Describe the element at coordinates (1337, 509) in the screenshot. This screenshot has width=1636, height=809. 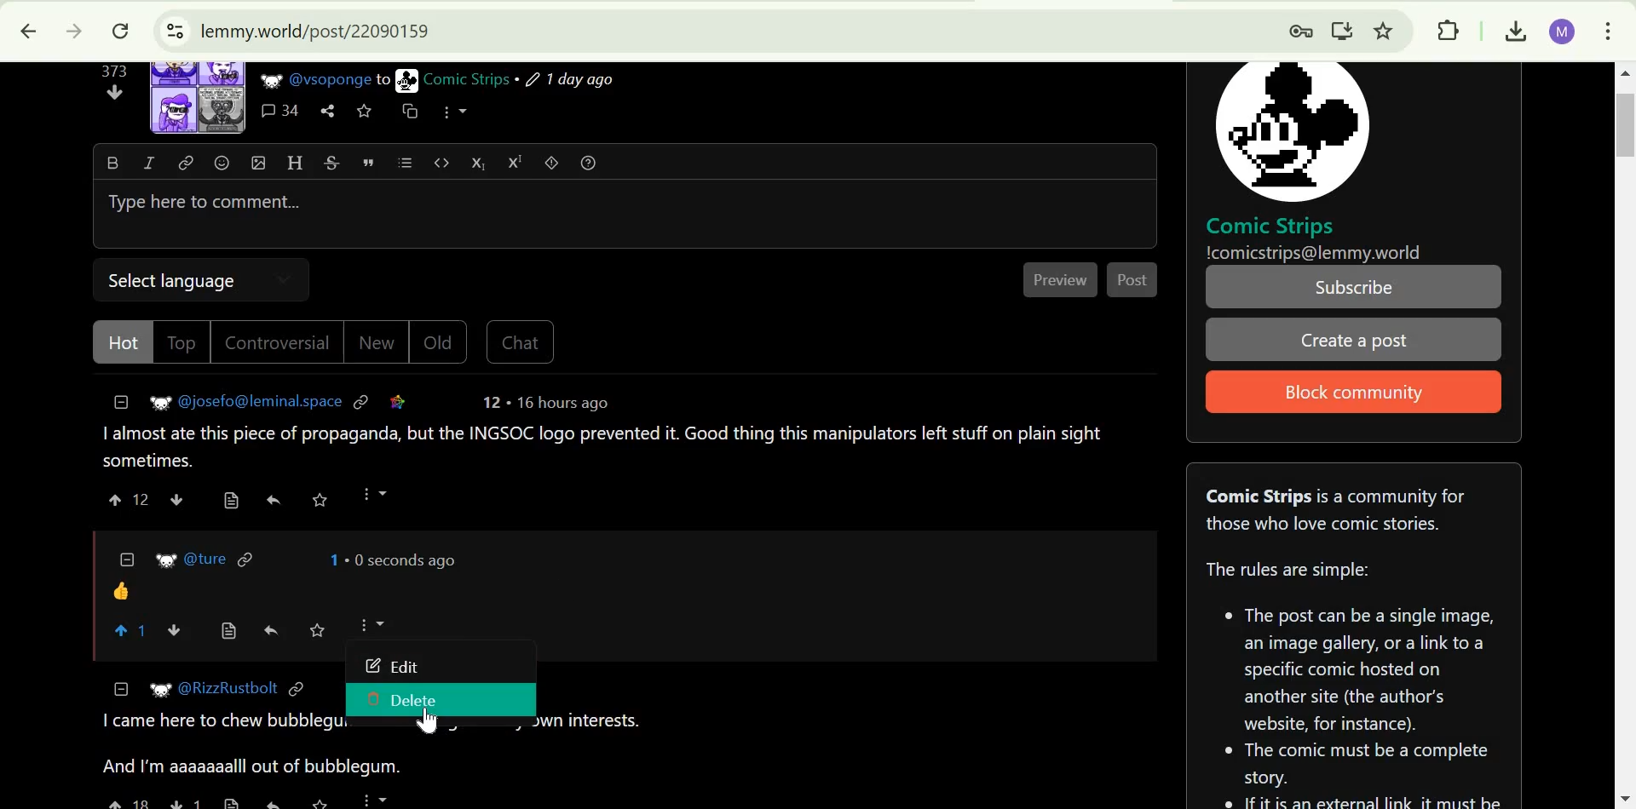
I see `About section` at that location.